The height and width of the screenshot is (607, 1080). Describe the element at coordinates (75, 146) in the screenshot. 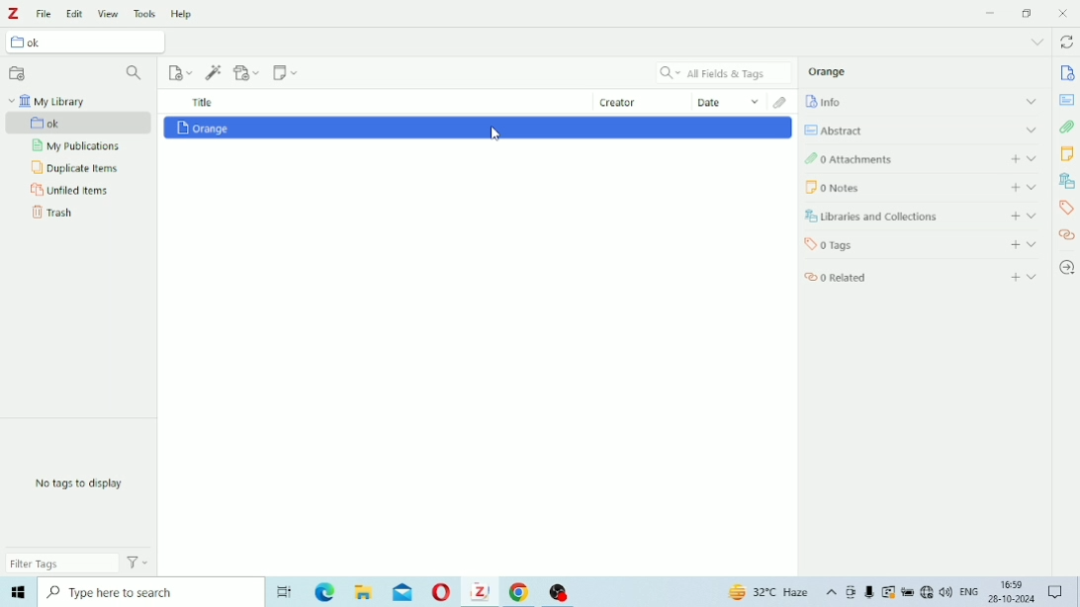

I see `My Publications` at that location.